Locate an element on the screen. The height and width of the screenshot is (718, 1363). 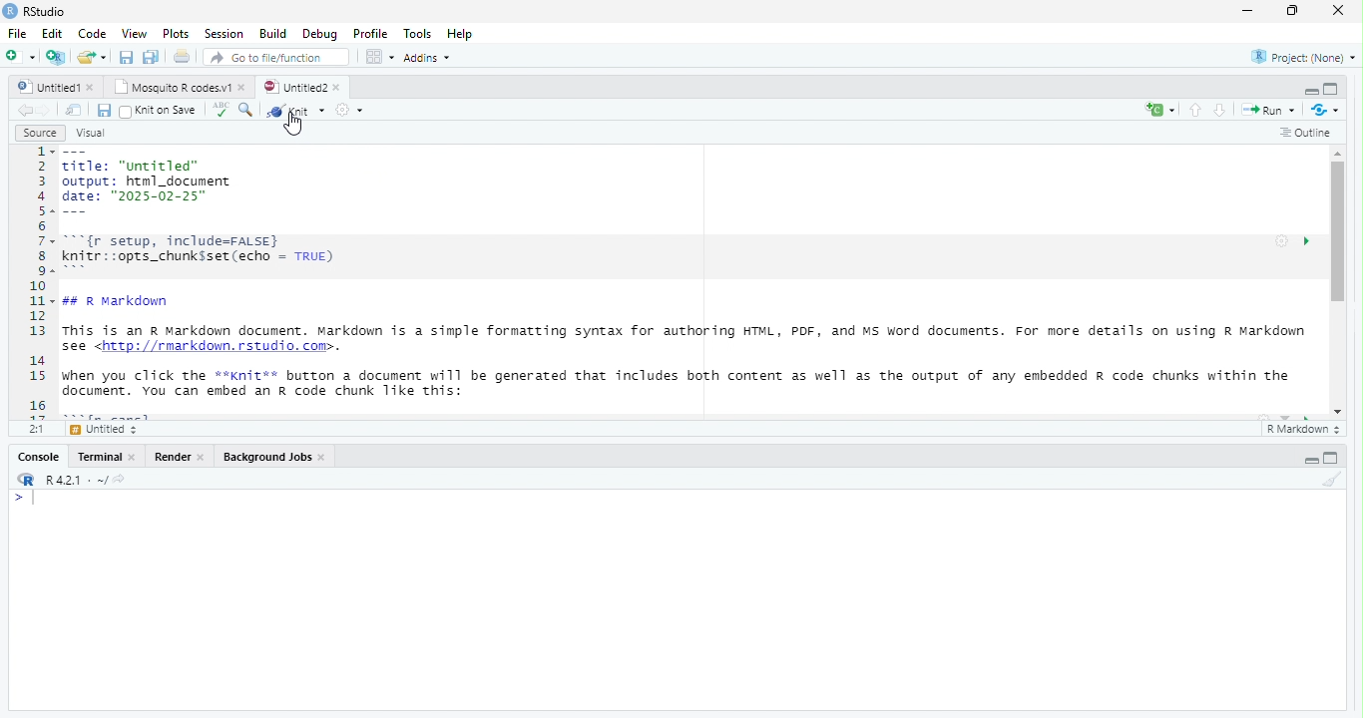
Tools is located at coordinates (418, 34).